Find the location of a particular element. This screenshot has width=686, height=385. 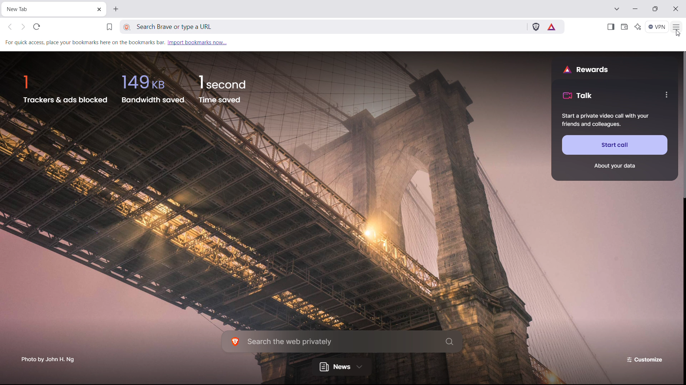

close is located at coordinates (677, 9).